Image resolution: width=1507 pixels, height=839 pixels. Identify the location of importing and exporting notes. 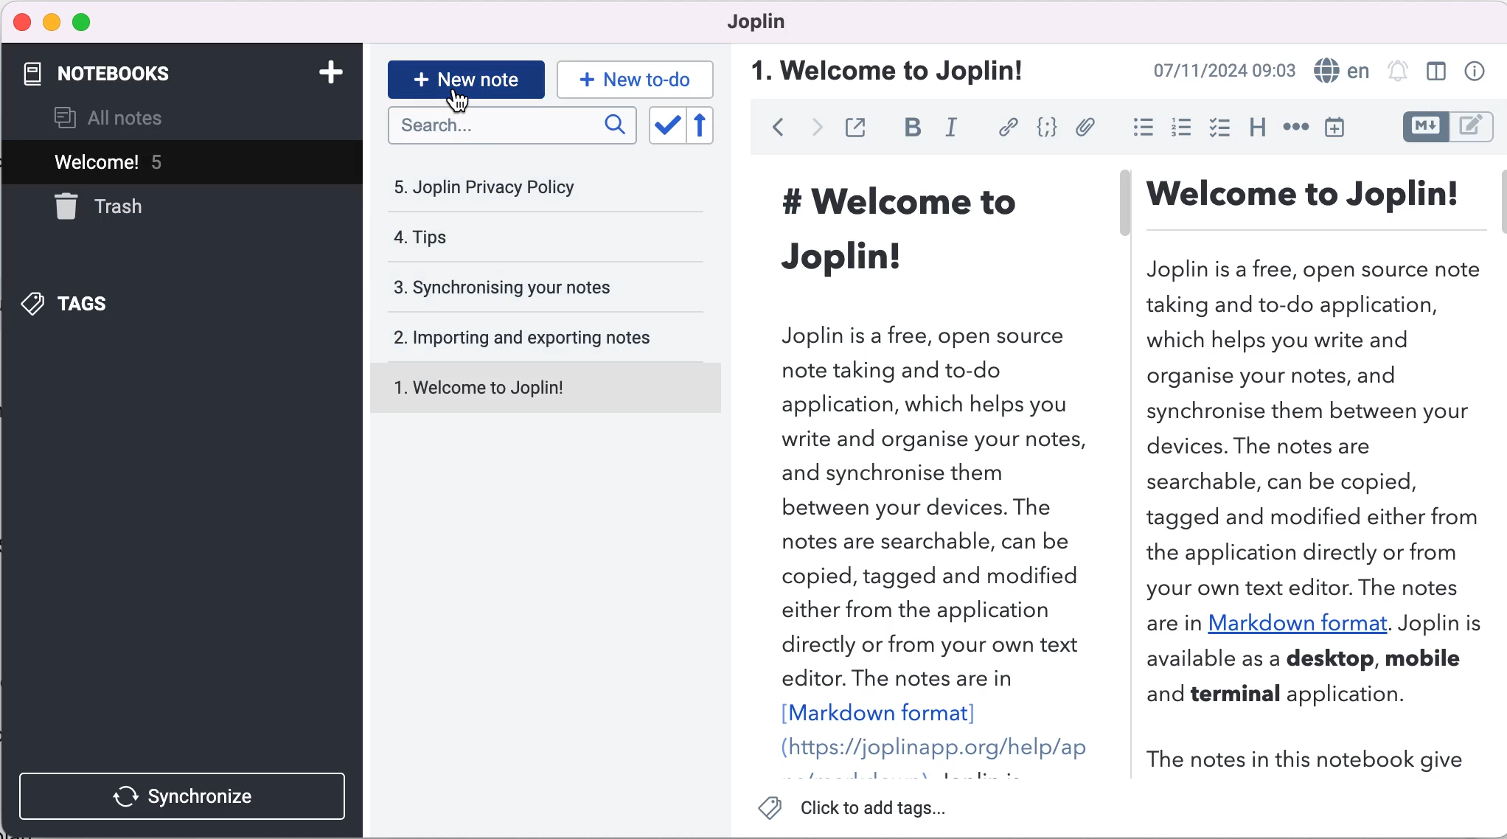
(532, 337).